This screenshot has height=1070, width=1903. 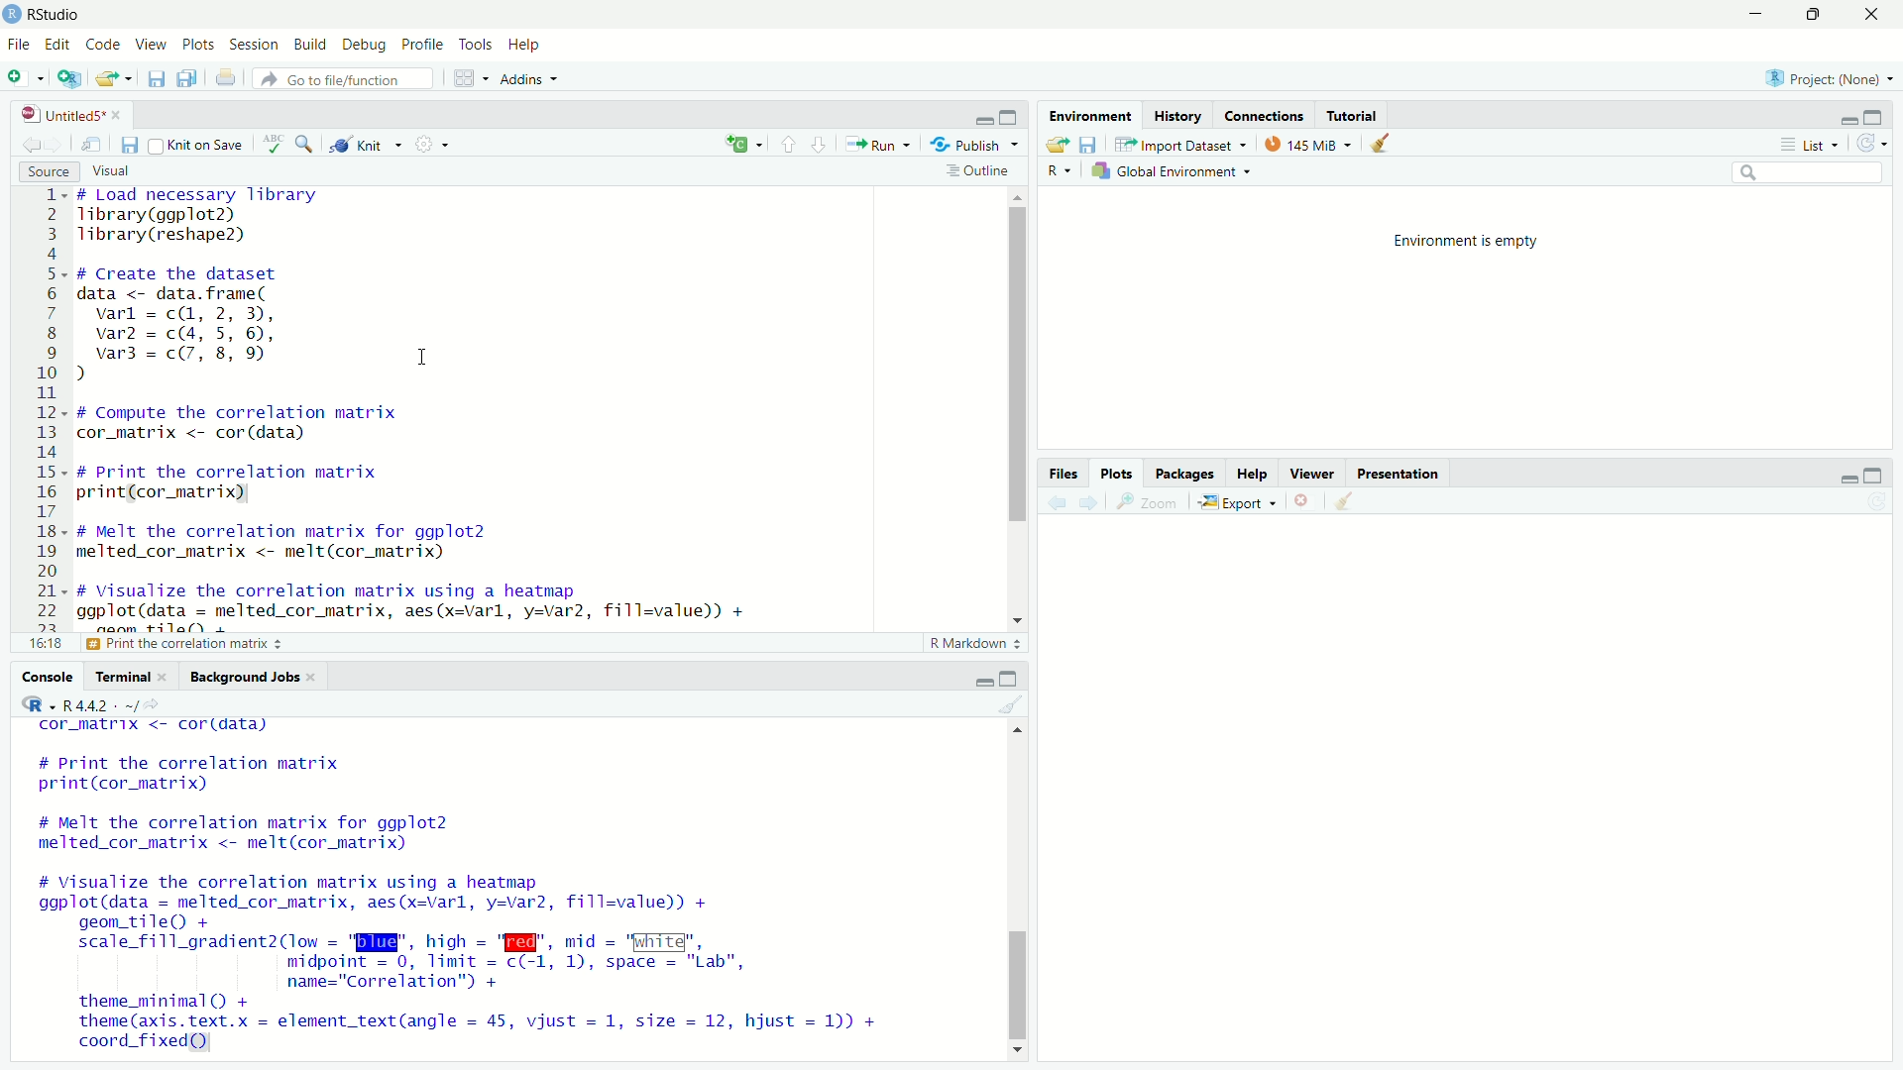 What do you see at coordinates (254, 46) in the screenshot?
I see `session` at bounding box center [254, 46].